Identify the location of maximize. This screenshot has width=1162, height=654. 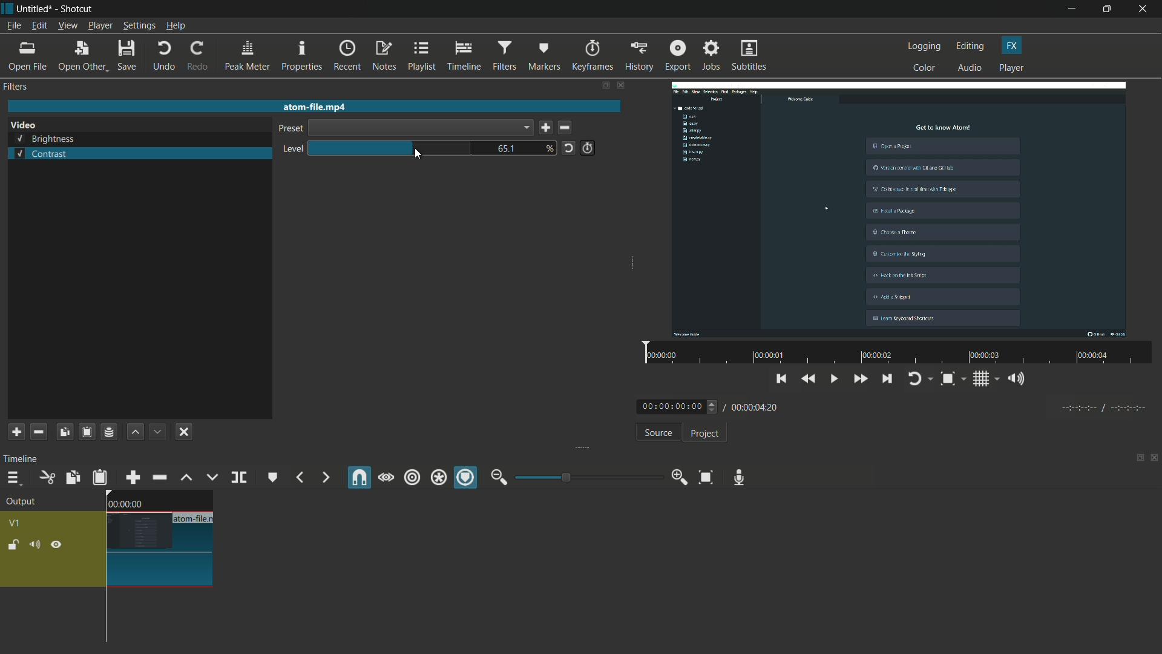
(1109, 9).